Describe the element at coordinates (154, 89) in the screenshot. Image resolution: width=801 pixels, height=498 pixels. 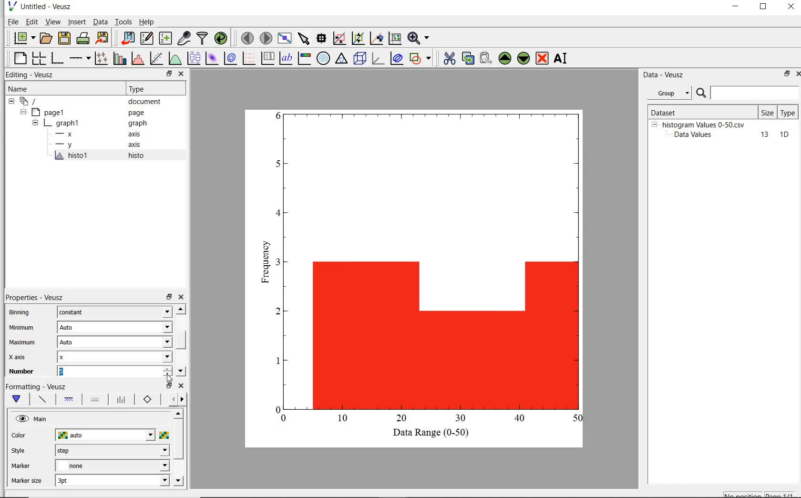
I see `Type` at that location.